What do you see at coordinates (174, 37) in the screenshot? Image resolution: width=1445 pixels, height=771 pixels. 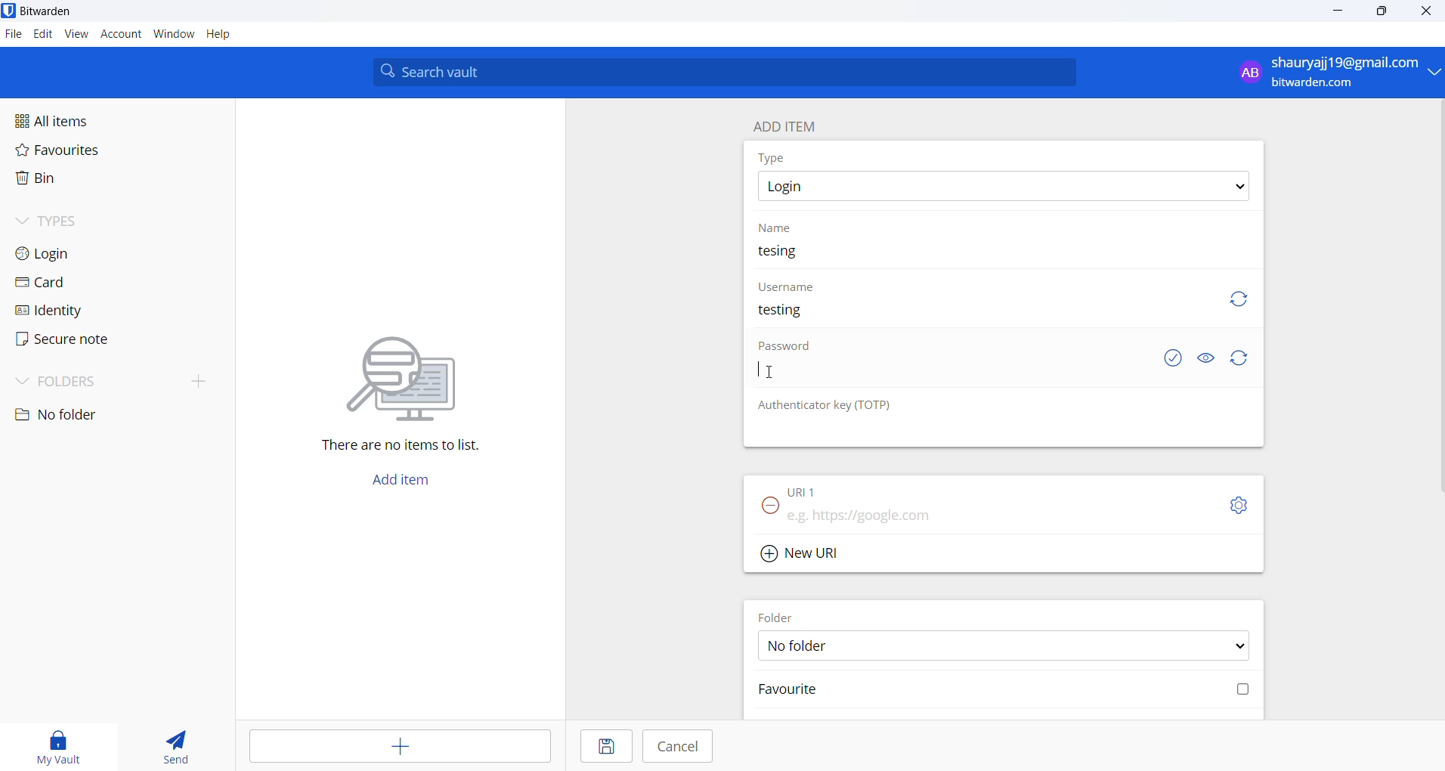 I see `Window` at bounding box center [174, 37].